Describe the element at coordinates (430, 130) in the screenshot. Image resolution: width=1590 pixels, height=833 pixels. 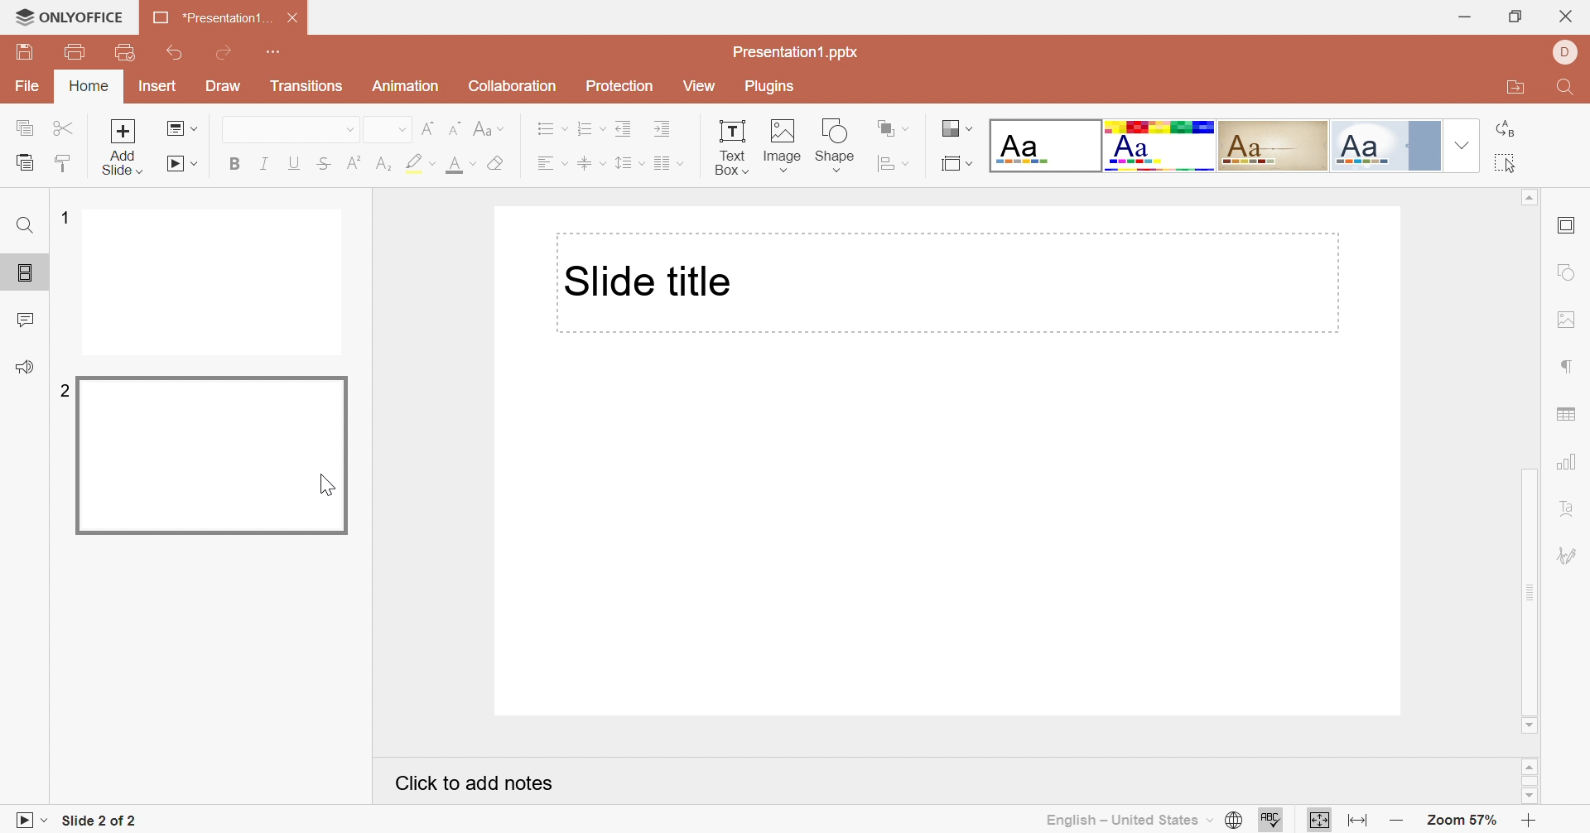
I see `Increment font size` at that location.